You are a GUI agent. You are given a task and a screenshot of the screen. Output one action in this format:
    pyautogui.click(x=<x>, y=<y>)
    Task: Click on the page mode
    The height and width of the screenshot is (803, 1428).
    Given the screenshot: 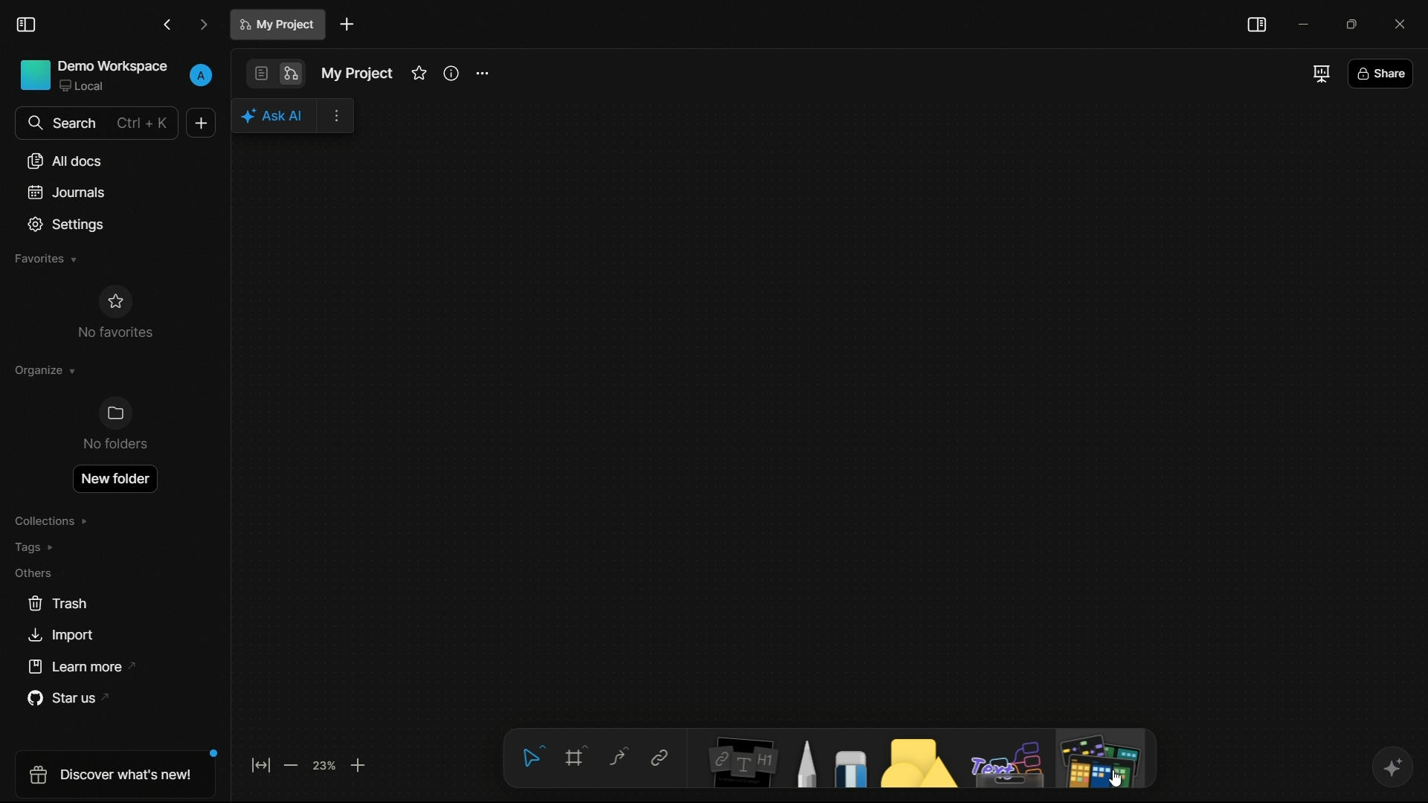 What is the action you would take?
    pyautogui.click(x=260, y=74)
    